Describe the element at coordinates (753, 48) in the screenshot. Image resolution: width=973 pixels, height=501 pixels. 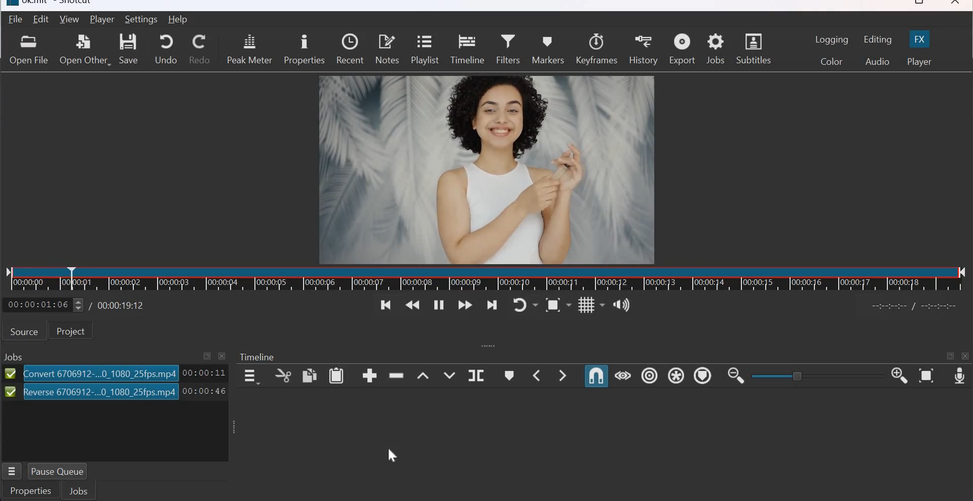
I see `Subtitles` at that location.